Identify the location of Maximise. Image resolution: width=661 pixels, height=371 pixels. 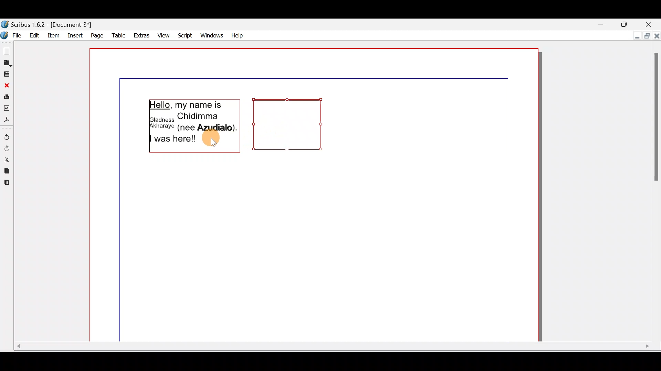
(646, 35).